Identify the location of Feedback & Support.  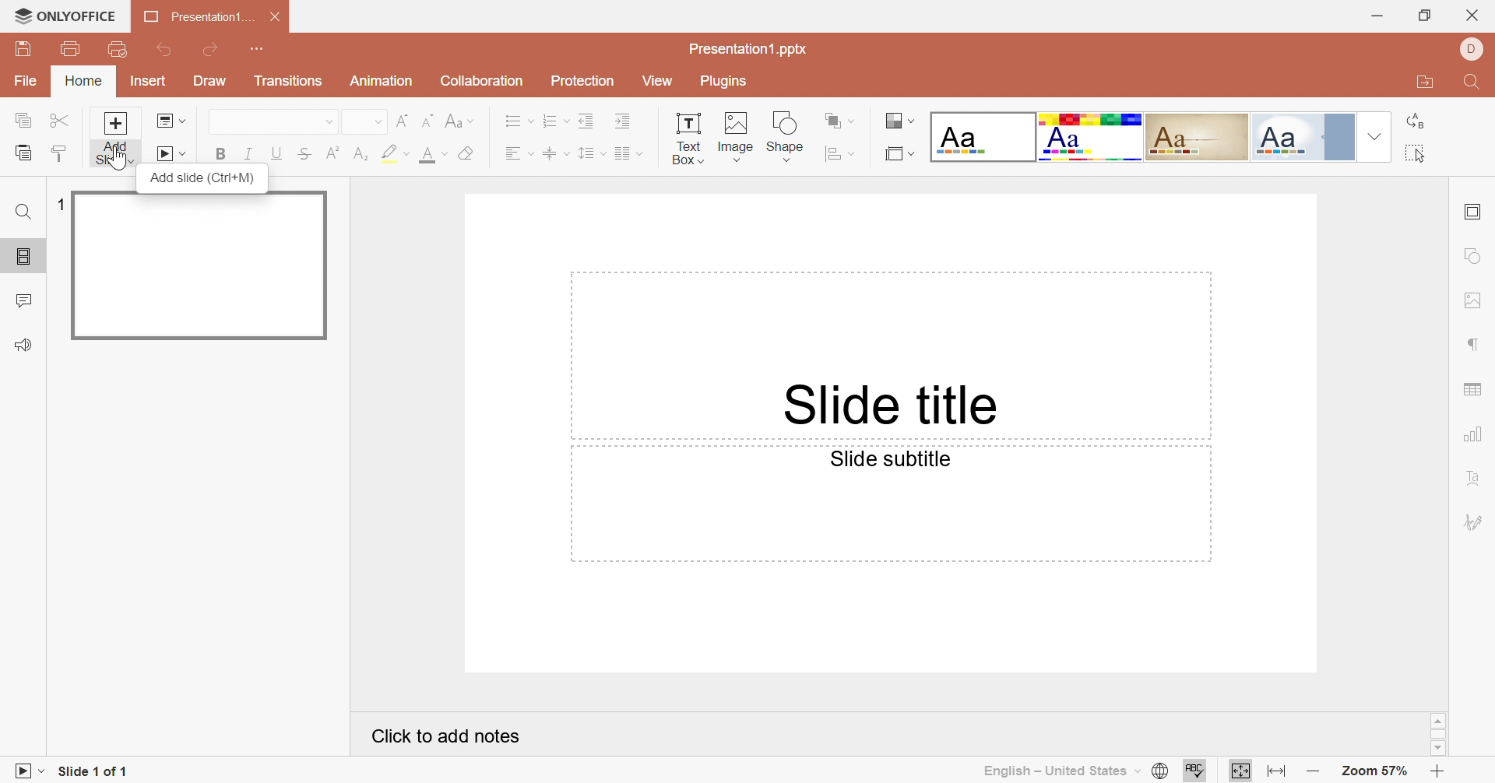
(26, 342).